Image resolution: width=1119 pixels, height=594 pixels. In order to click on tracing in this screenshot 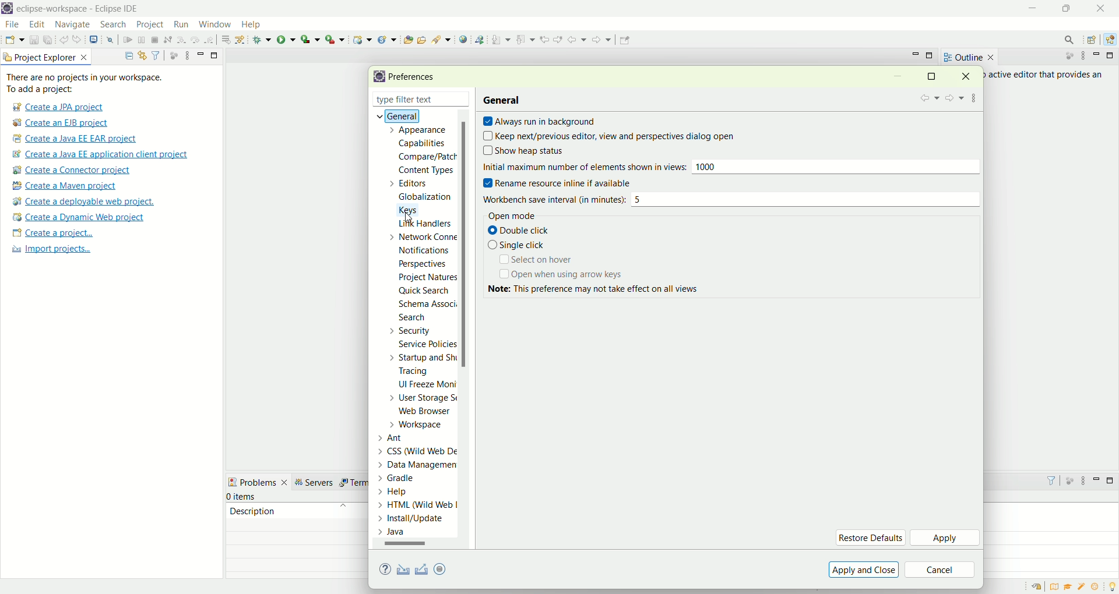, I will do `click(421, 372)`.